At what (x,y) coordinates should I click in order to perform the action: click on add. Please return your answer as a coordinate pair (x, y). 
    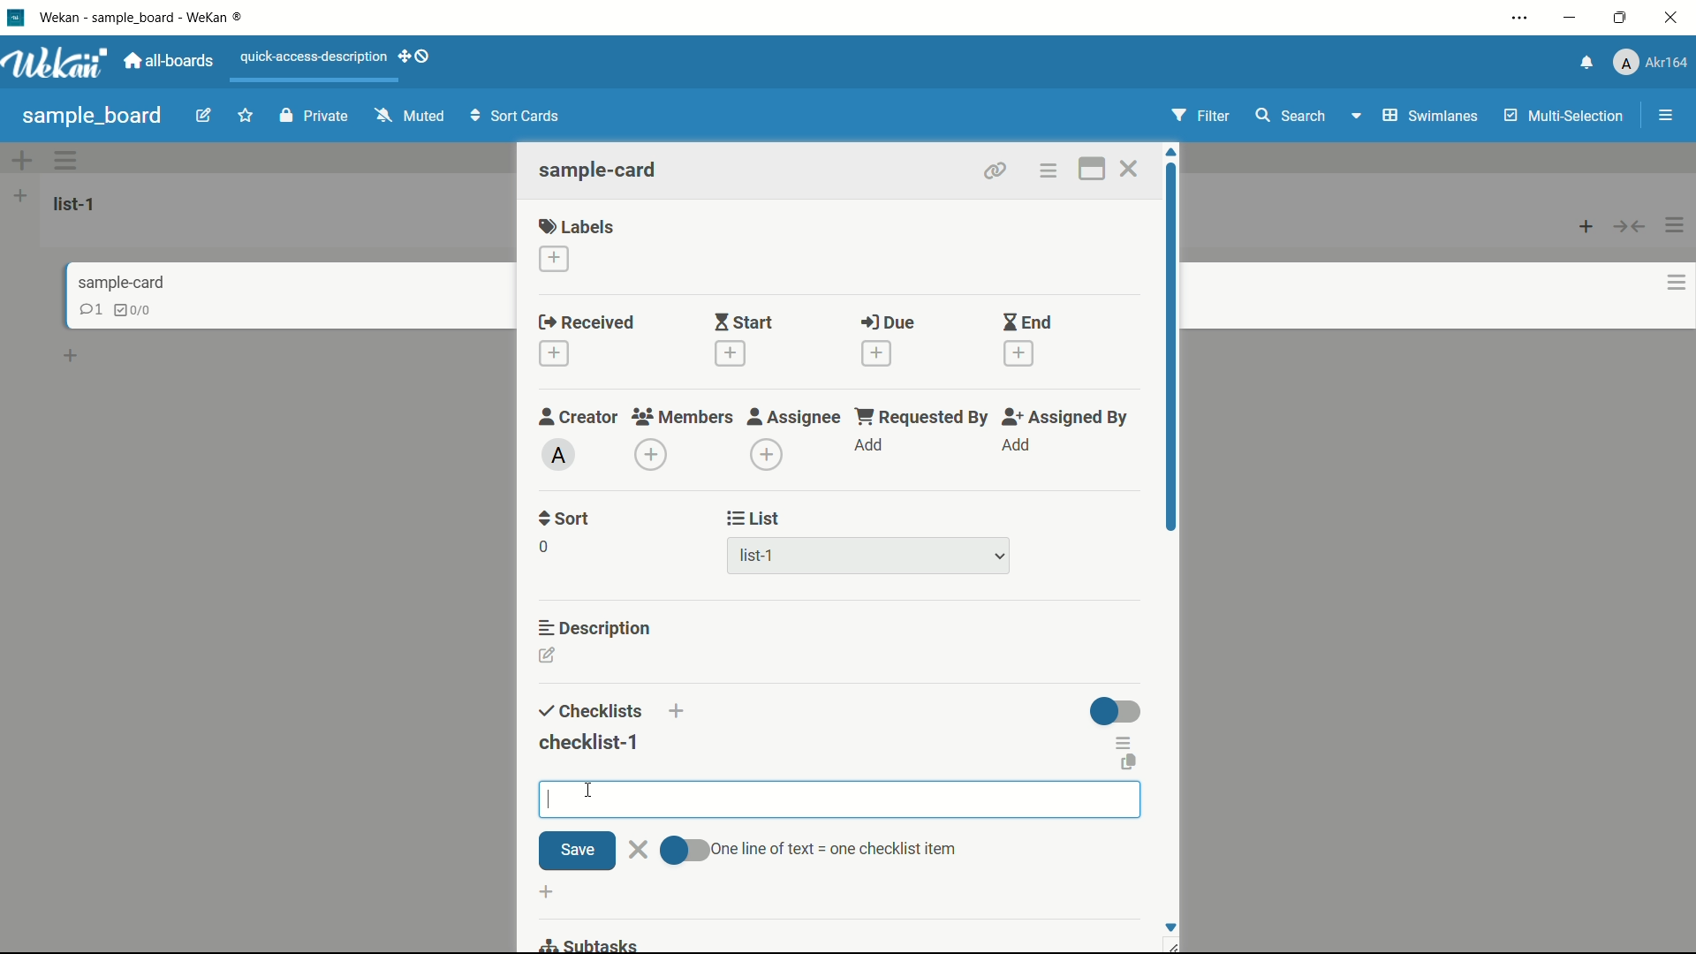
    Looking at the image, I should click on (72, 355).